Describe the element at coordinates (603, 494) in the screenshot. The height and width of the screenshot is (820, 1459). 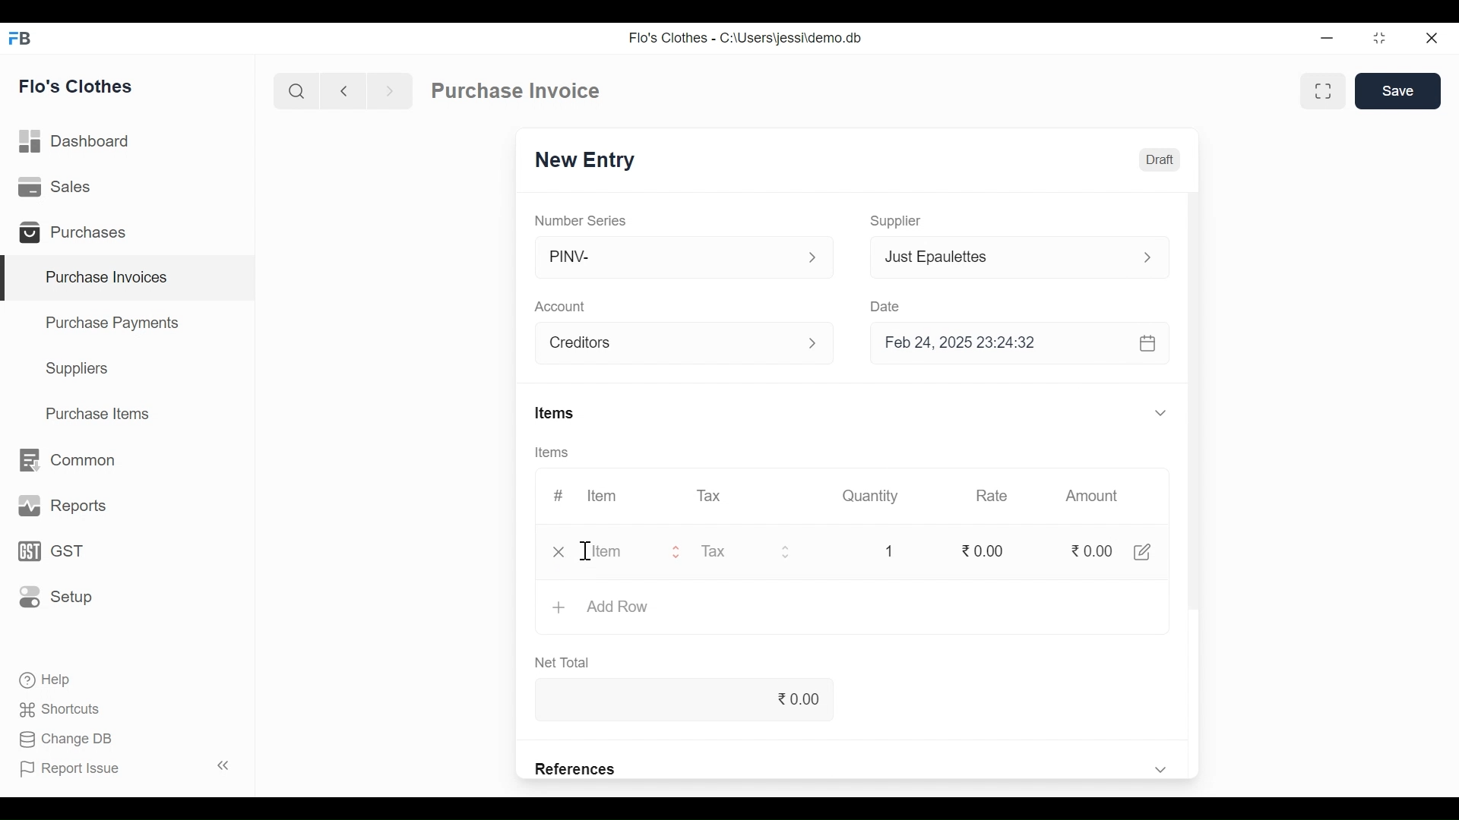
I see `Item` at that location.